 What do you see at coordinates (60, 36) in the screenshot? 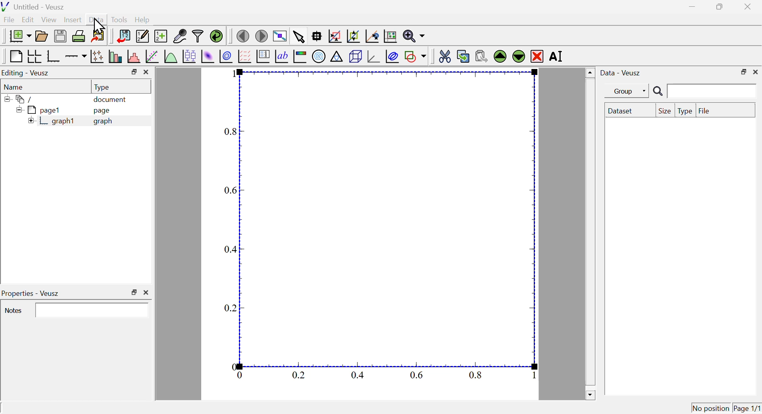
I see `save the document` at bounding box center [60, 36].